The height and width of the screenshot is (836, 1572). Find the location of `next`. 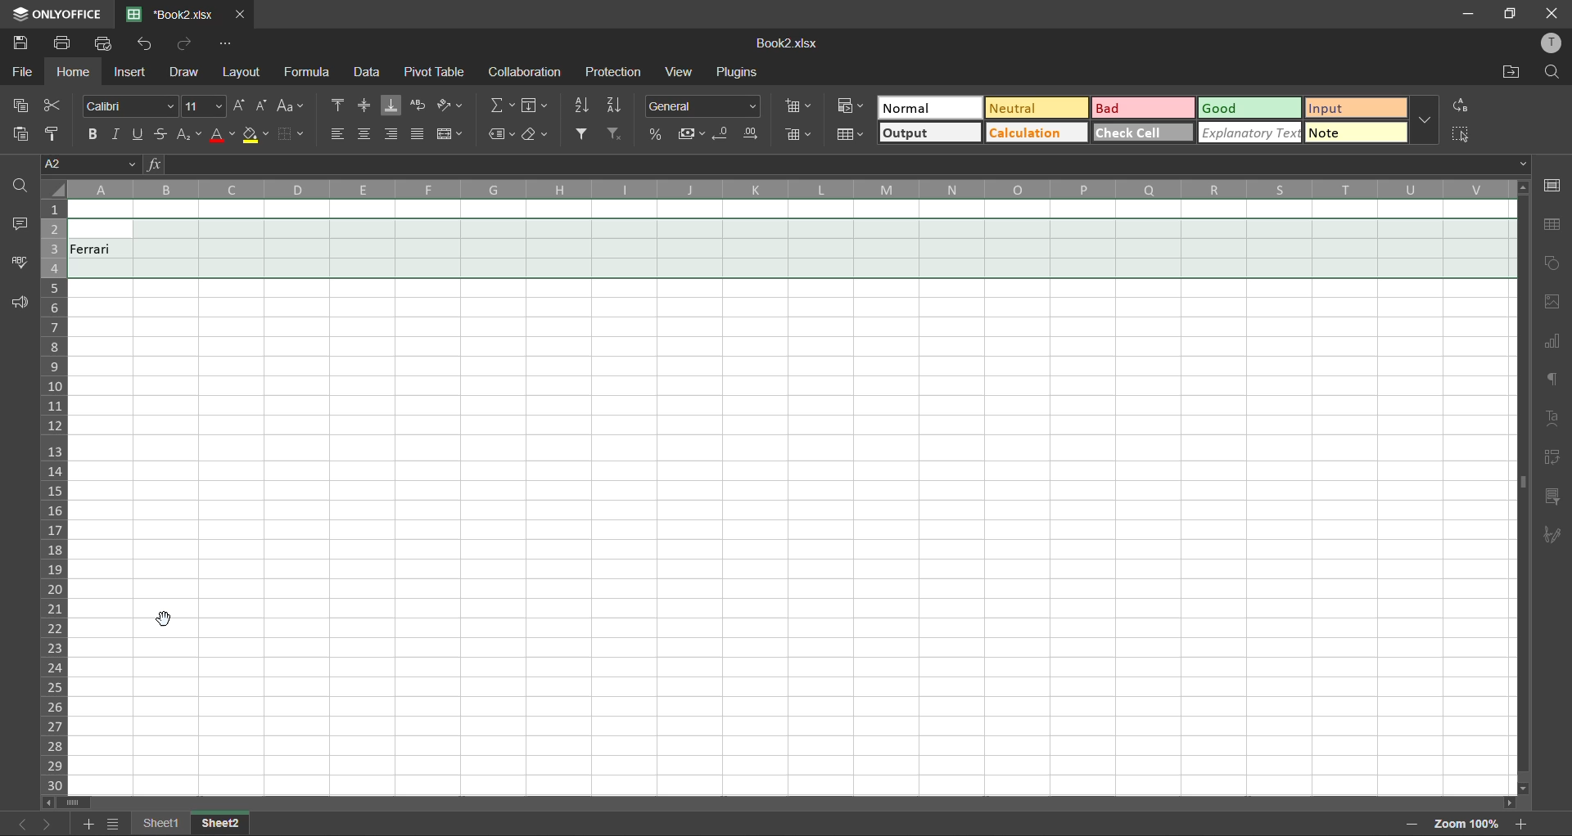

next is located at coordinates (47, 825).